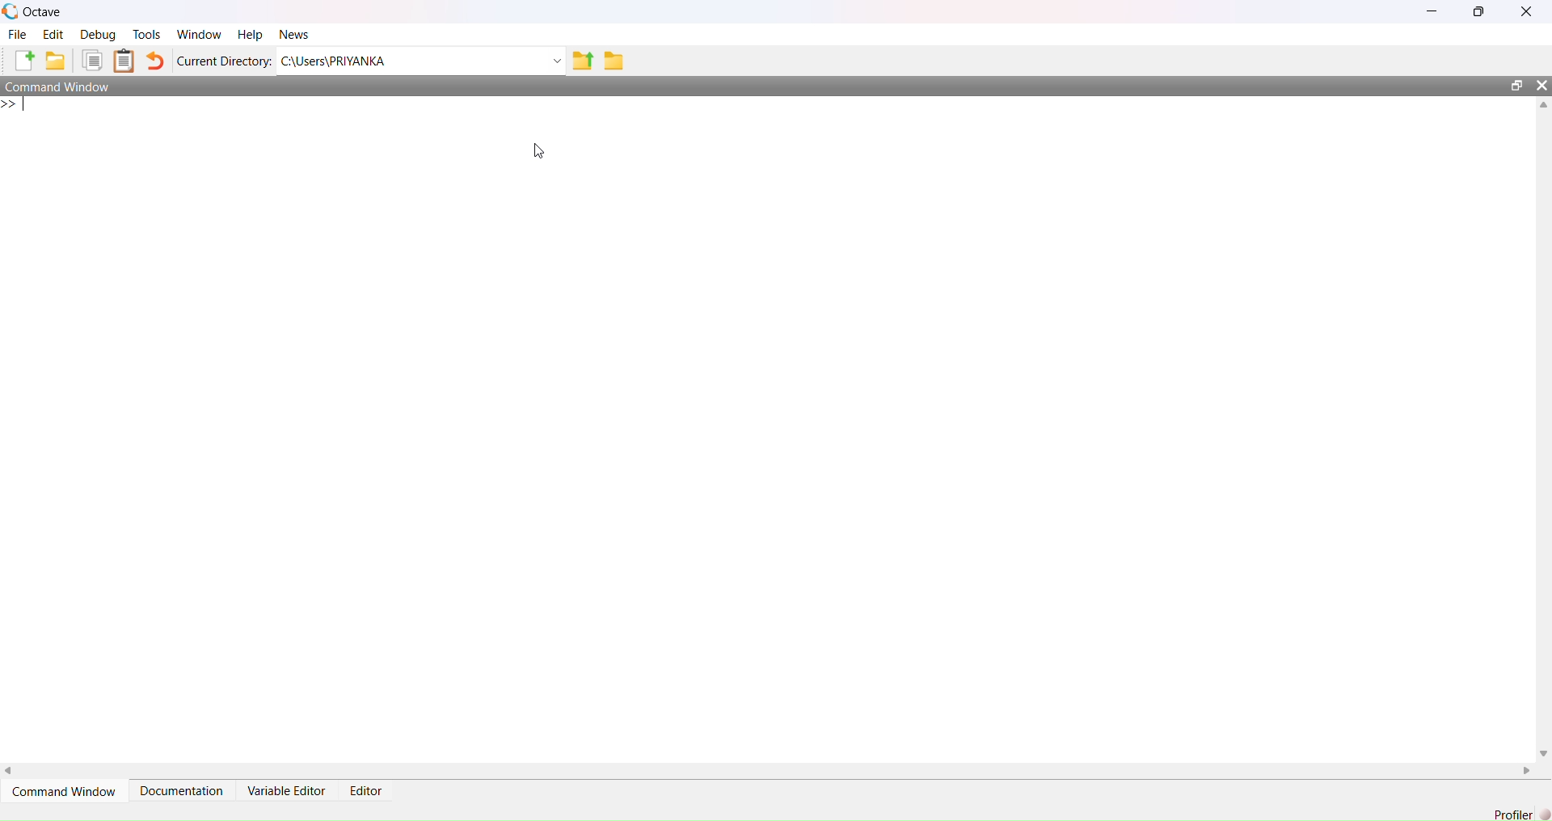  What do you see at coordinates (184, 790) in the screenshot?
I see `Documentation` at bounding box center [184, 790].